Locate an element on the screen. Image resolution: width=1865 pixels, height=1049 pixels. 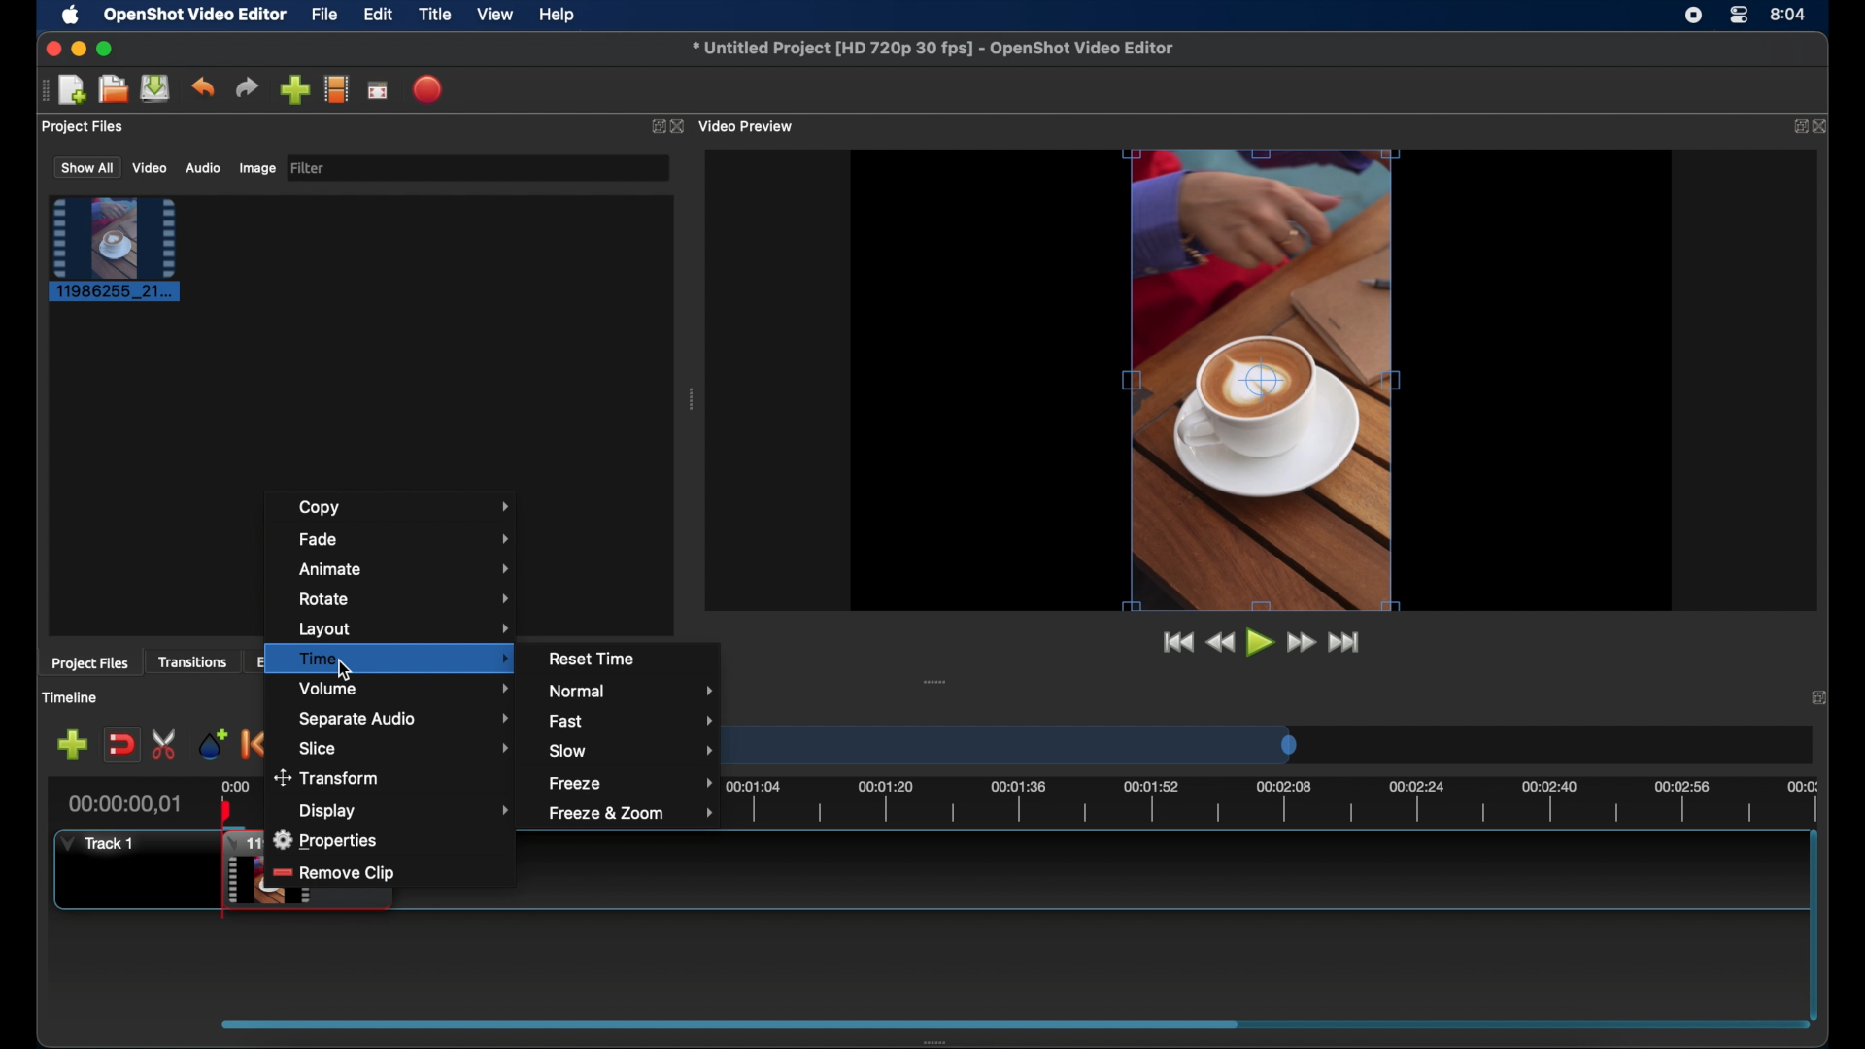
rewind is located at coordinates (1221, 643).